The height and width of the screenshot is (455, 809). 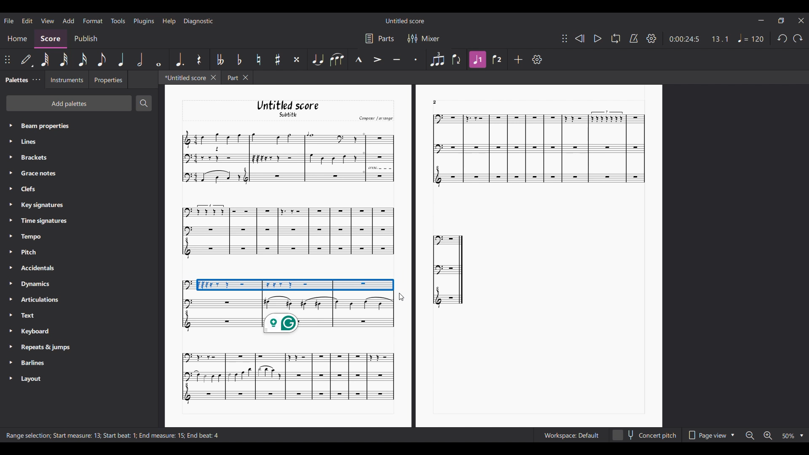 I want to click on Tab settings, so click(x=36, y=80).